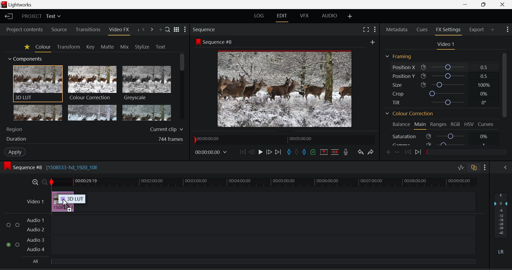 This screenshot has width=512, height=270. Describe the element at coordinates (398, 56) in the screenshot. I see `Framing Section` at that location.